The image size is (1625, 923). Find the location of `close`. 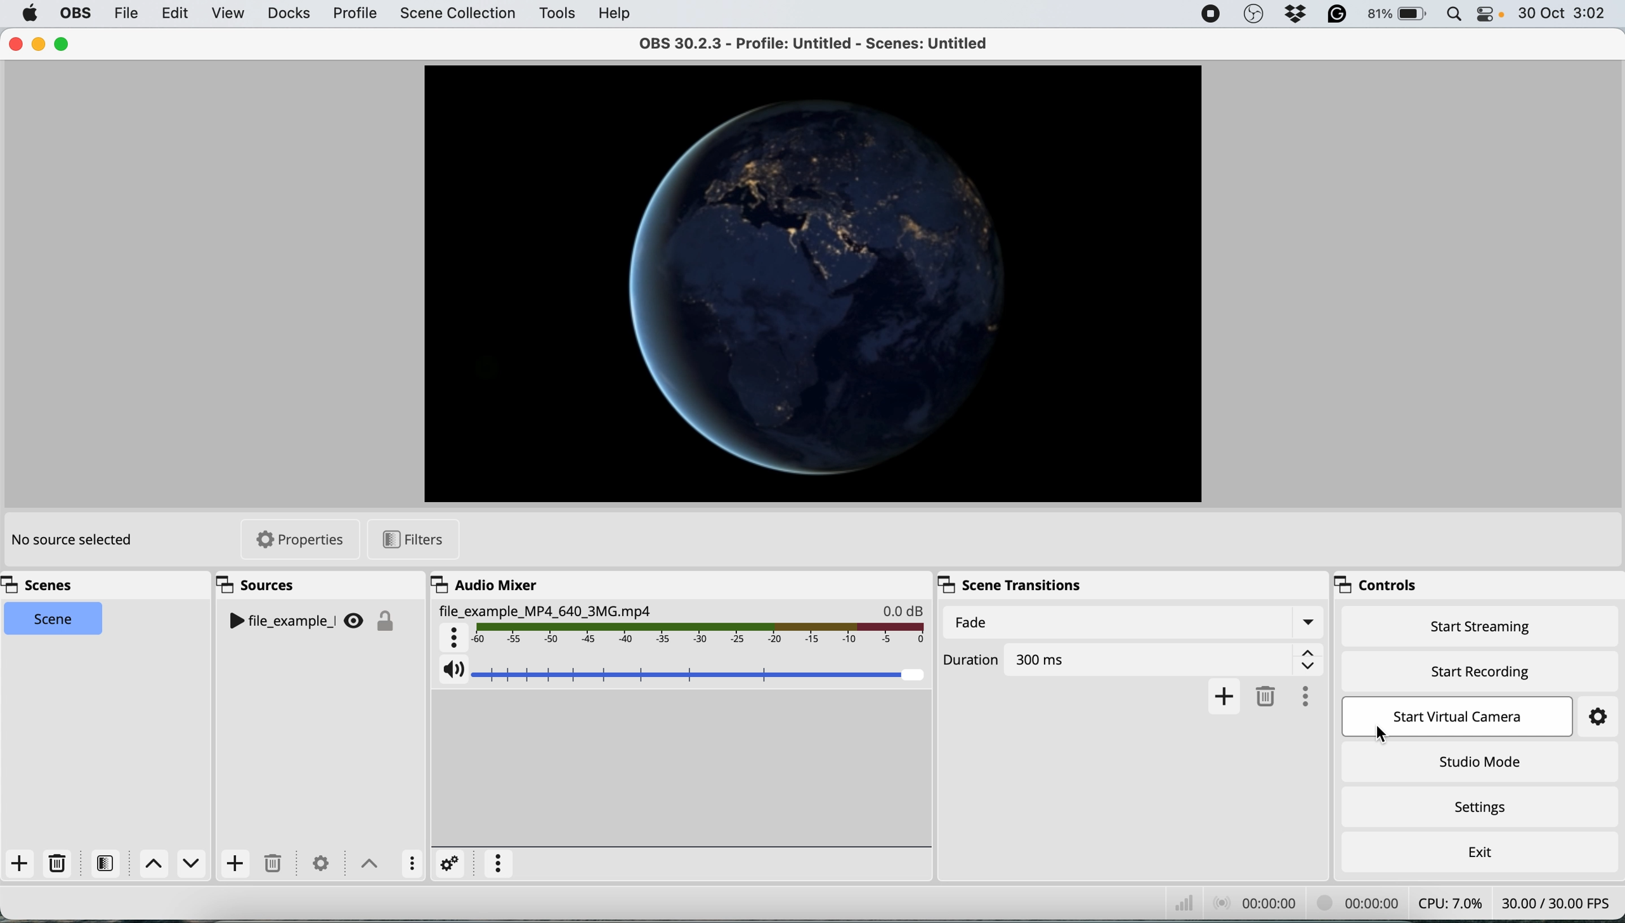

close is located at coordinates (16, 44).